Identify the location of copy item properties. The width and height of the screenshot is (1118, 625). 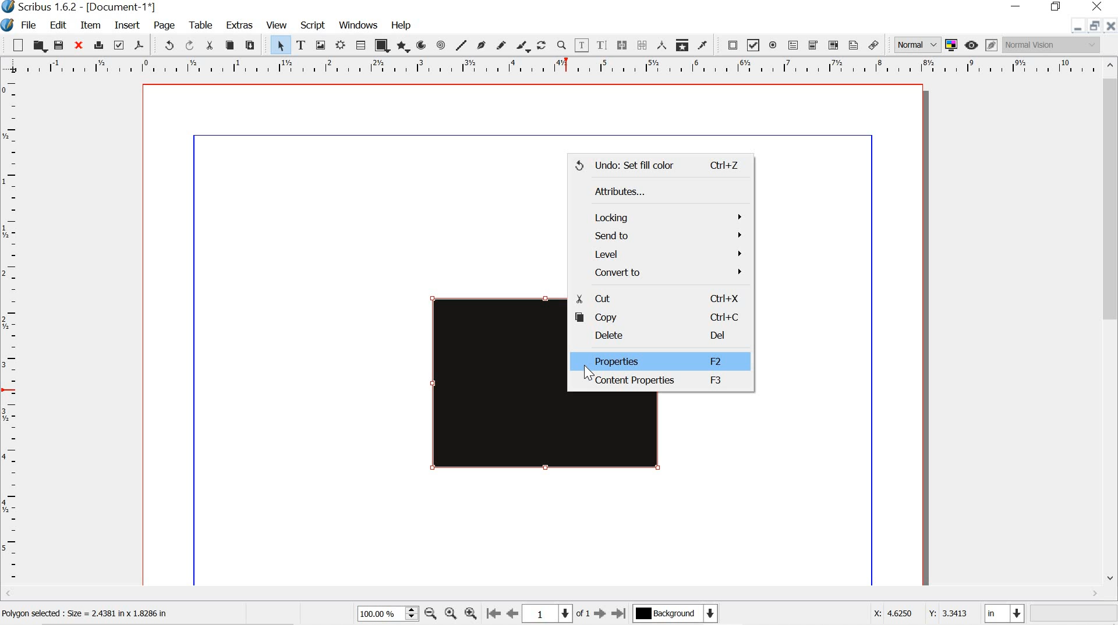
(682, 44).